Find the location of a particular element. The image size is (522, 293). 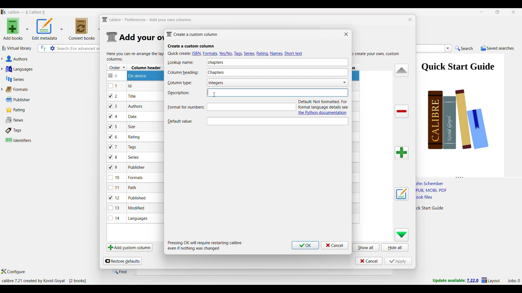

Text is located at coordinates (284, 93).